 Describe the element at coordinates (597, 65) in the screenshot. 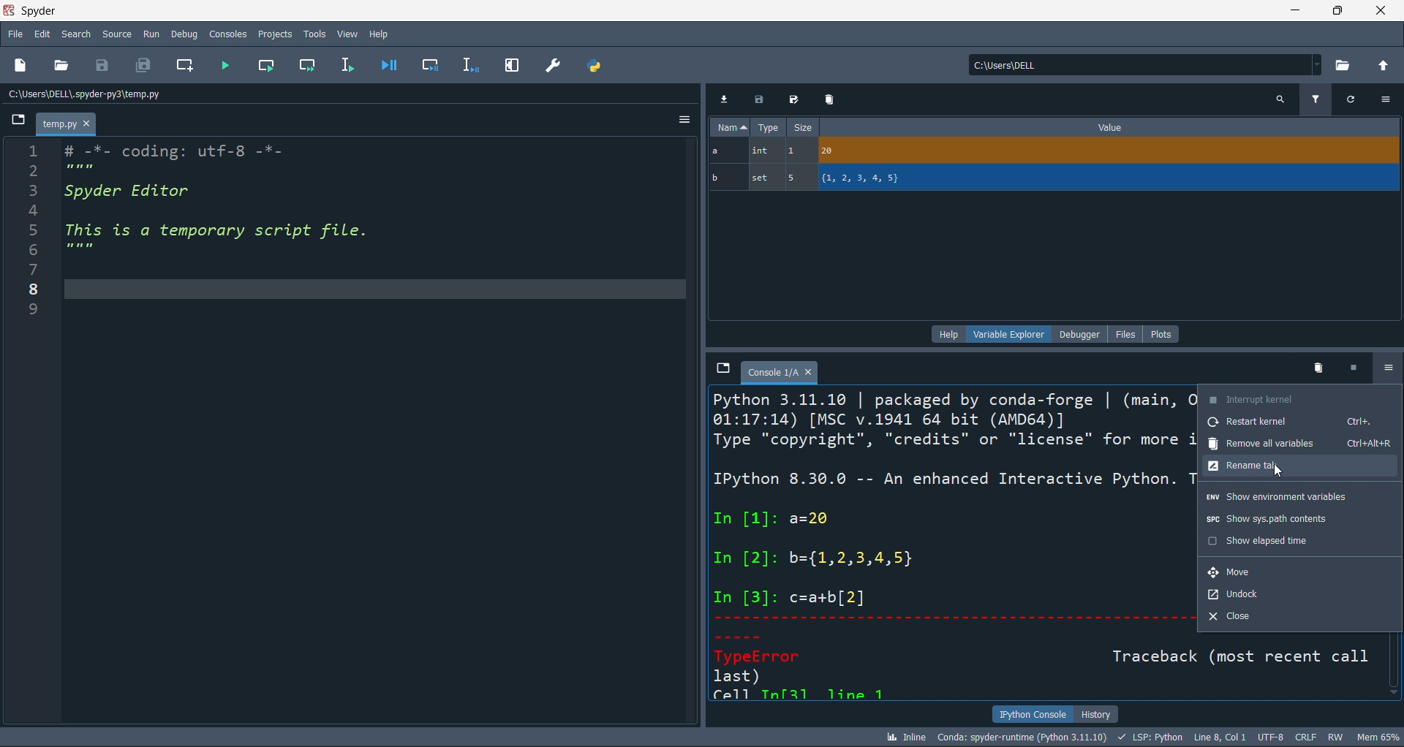

I see `python path manager` at that location.